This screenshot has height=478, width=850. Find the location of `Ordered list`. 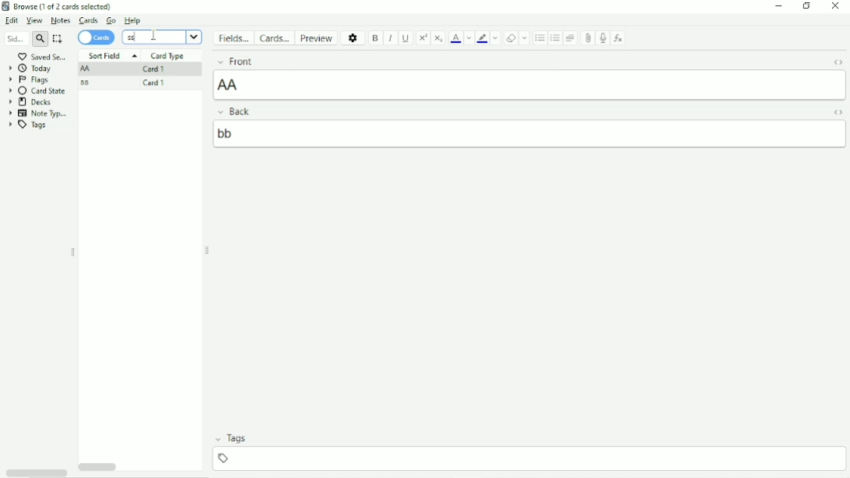

Ordered list is located at coordinates (555, 39).